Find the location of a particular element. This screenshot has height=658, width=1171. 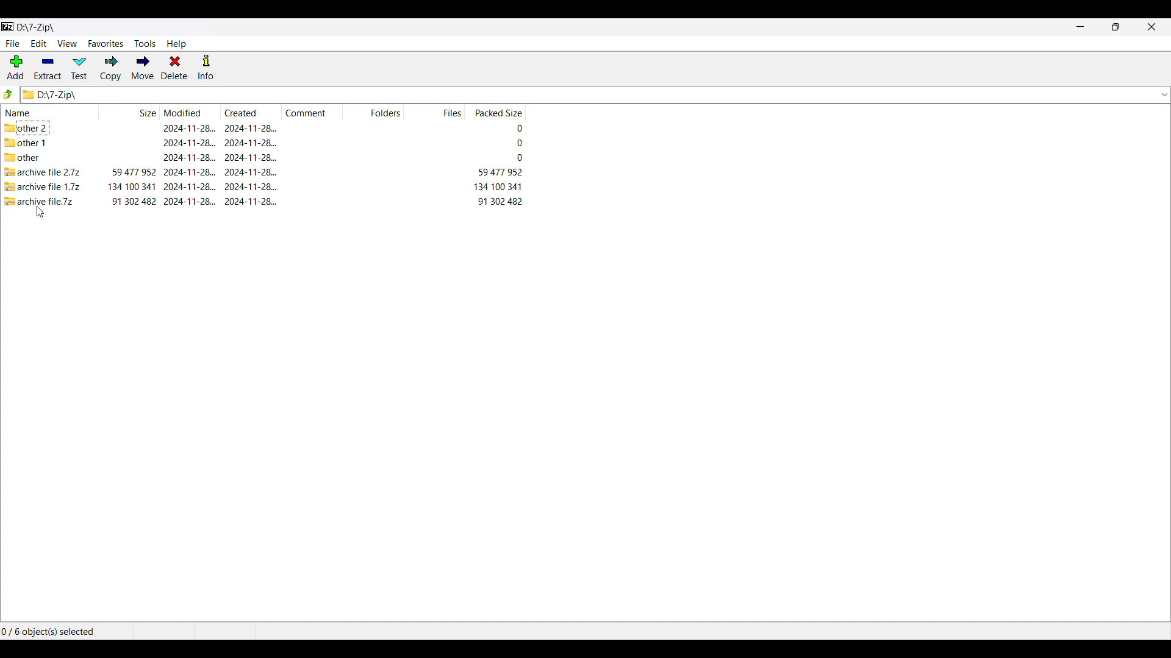

View menu is located at coordinates (68, 44).